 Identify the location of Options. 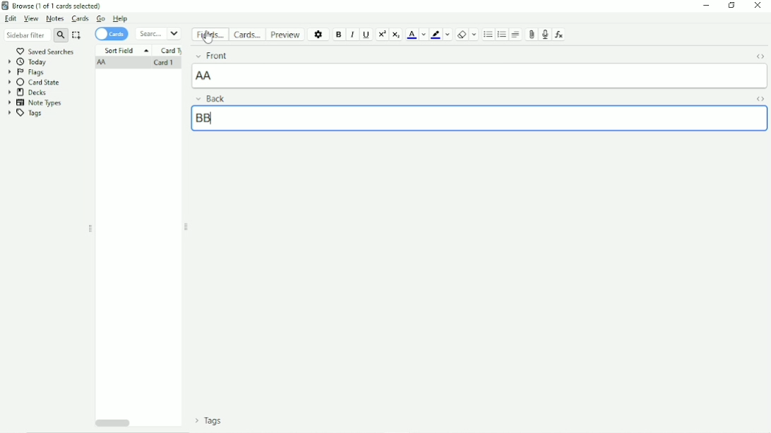
(319, 34).